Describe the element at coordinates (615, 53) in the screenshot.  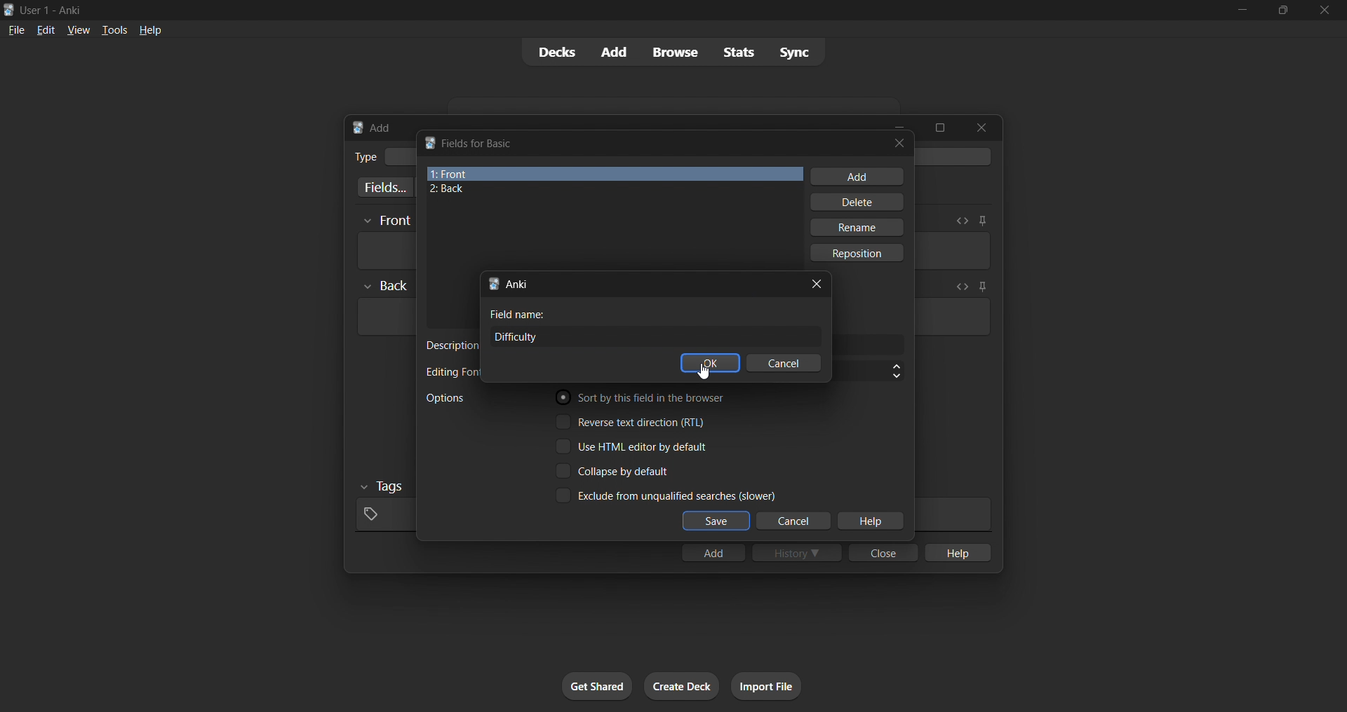
I see `add` at that location.